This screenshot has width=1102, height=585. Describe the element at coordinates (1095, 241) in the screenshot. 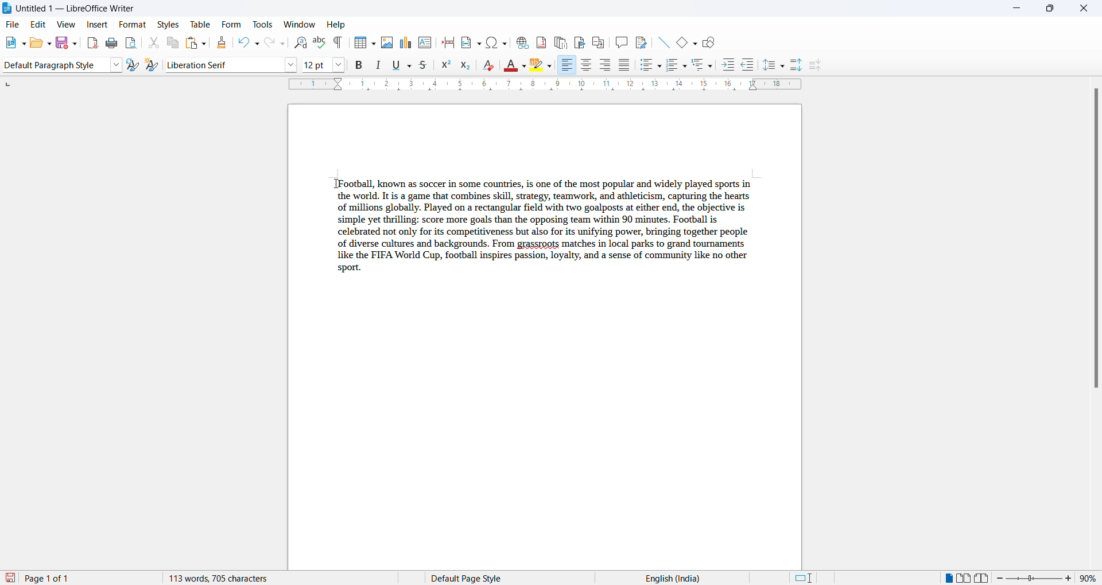

I see `scrollbar` at that location.